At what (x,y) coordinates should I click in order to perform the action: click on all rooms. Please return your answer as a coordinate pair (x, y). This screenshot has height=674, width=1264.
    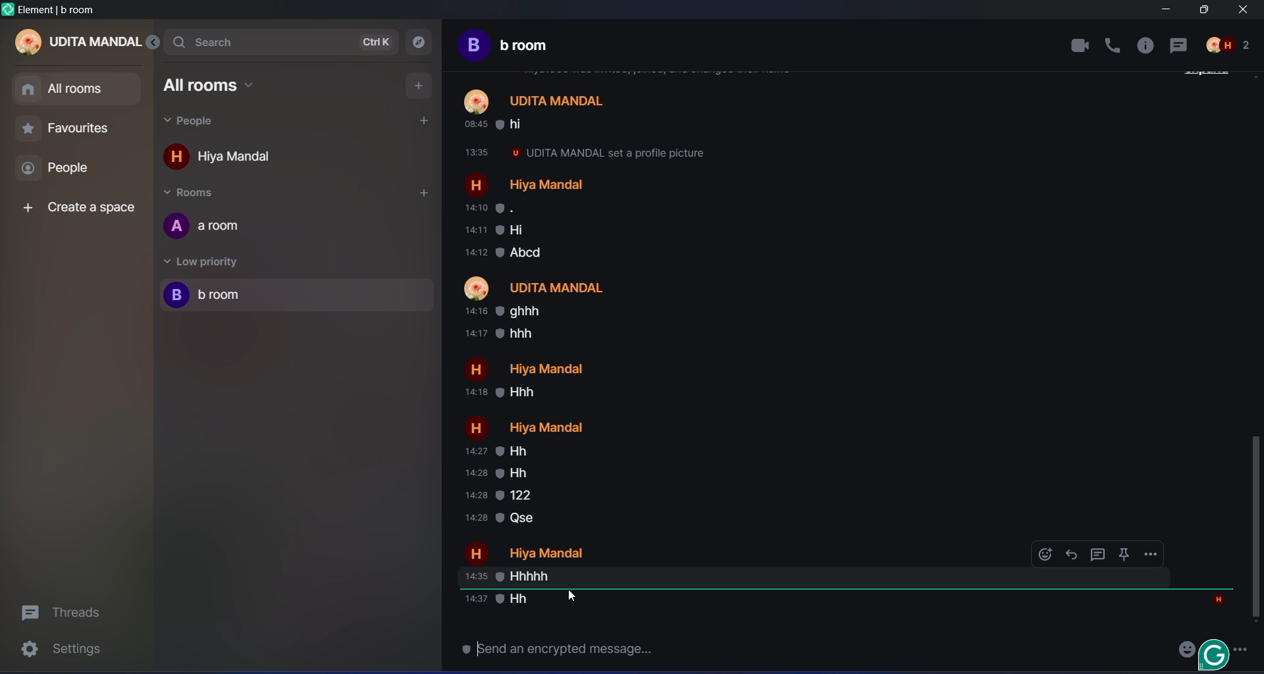
    Looking at the image, I should click on (213, 83).